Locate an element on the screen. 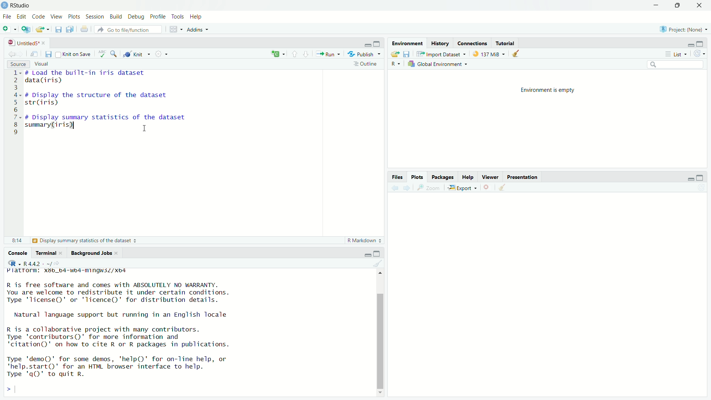 The width and height of the screenshot is (711, 400). Create new project is located at coordinates (26, 30).